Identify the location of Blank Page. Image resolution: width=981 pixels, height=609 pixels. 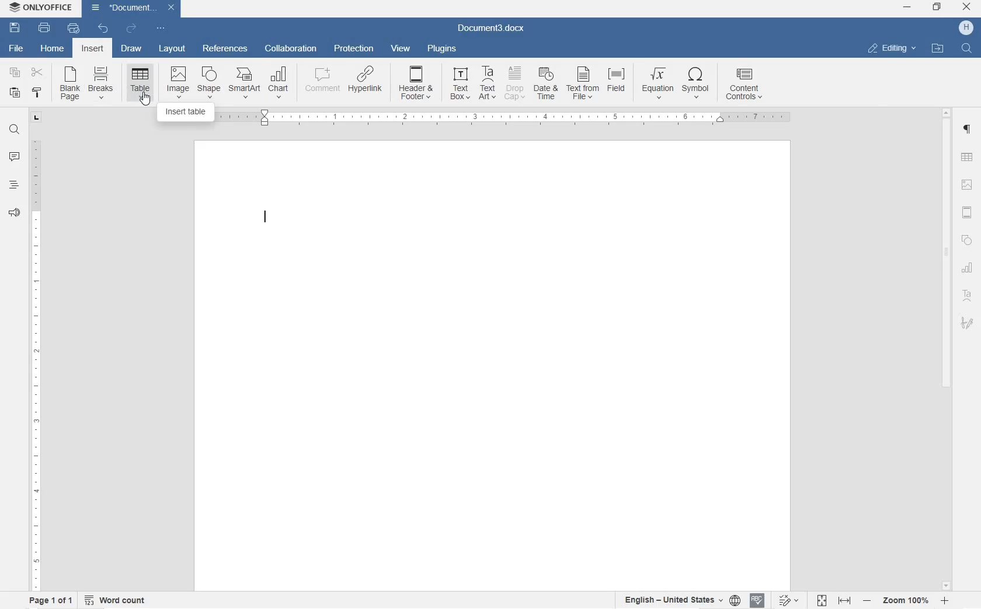
(70, 84).